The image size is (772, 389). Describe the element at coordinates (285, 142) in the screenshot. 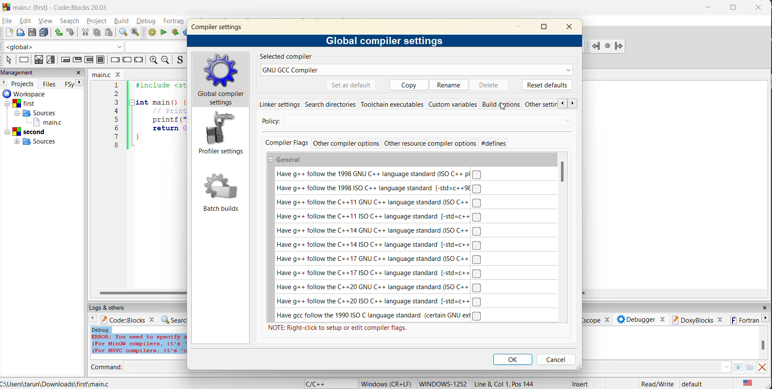

I see `compiler flags` at that location.